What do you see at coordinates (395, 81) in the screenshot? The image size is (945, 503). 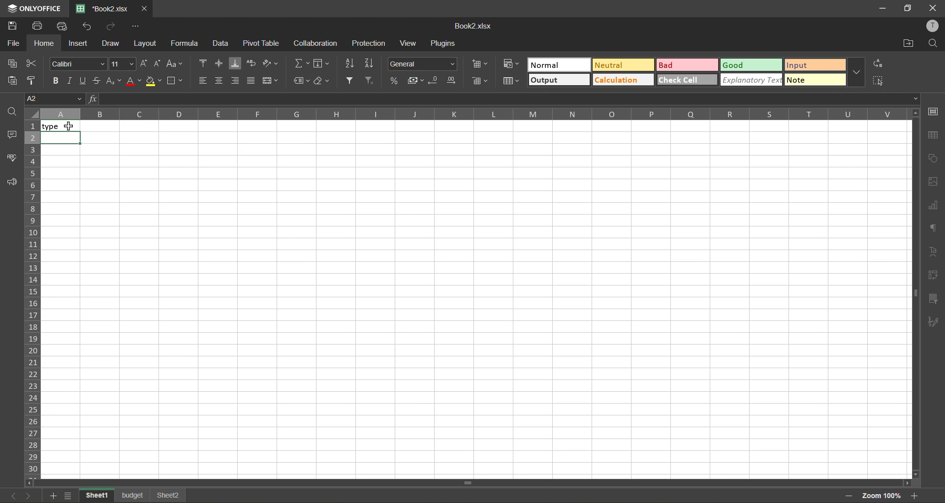 I see `percent` at bounding box center [395, 81].